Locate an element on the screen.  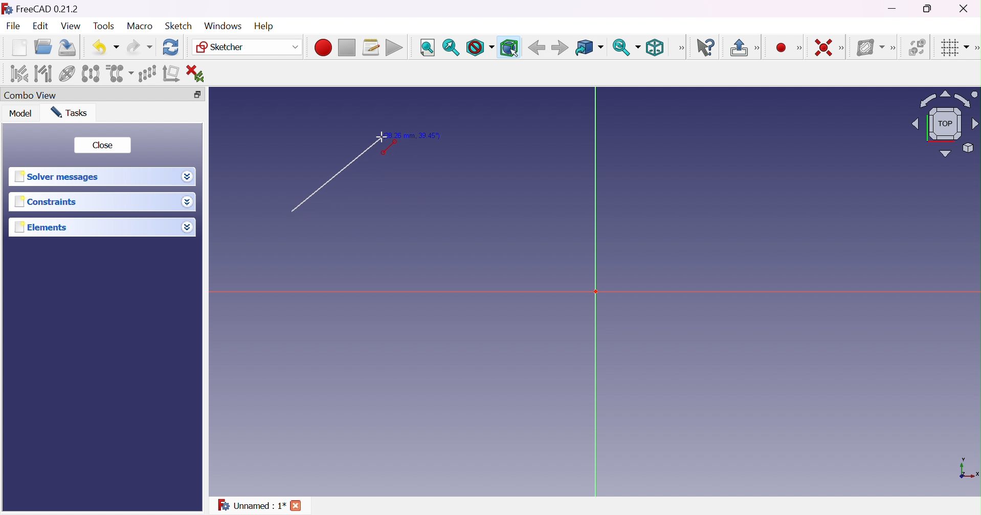
Edit is located at coordinates (39, 27).